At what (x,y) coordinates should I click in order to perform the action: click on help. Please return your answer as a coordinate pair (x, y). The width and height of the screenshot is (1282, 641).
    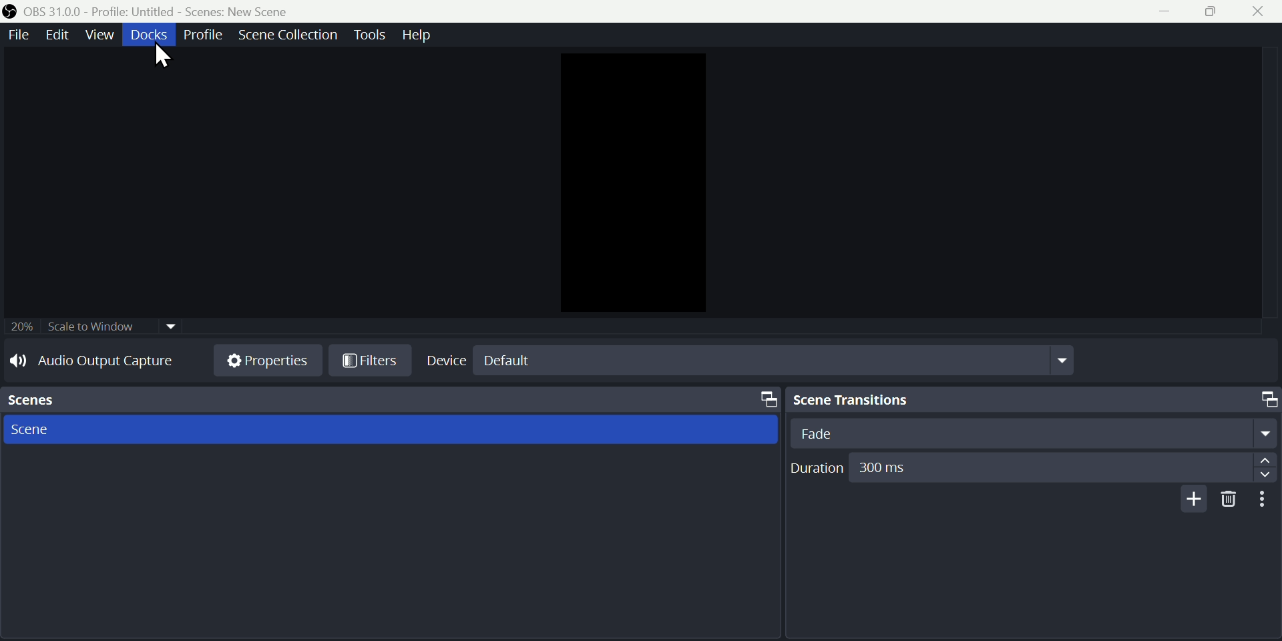
    Looking at the image, I should click on (421, 35).